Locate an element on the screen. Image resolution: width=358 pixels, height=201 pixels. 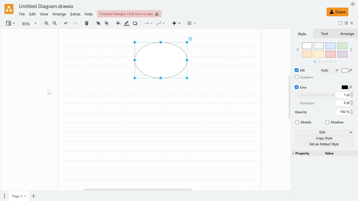
Value is located at coordinates (338, 154).